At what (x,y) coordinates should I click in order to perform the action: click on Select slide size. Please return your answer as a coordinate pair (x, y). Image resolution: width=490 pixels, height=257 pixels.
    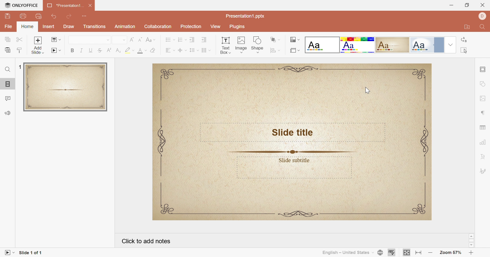
    Looking at the image, I should click on (292, 51).